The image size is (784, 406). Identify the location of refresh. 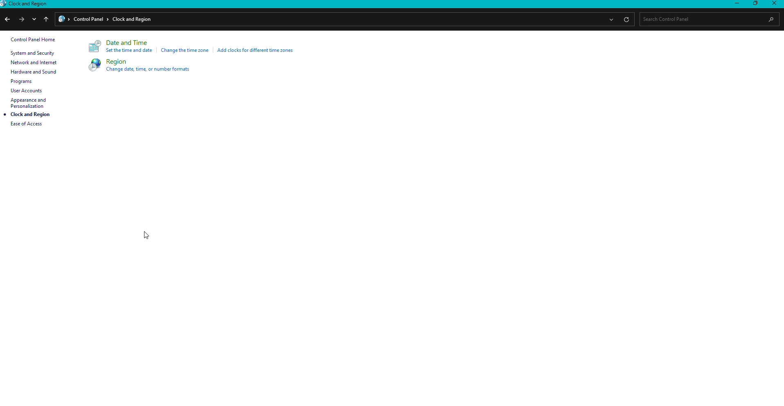
(626, 19).